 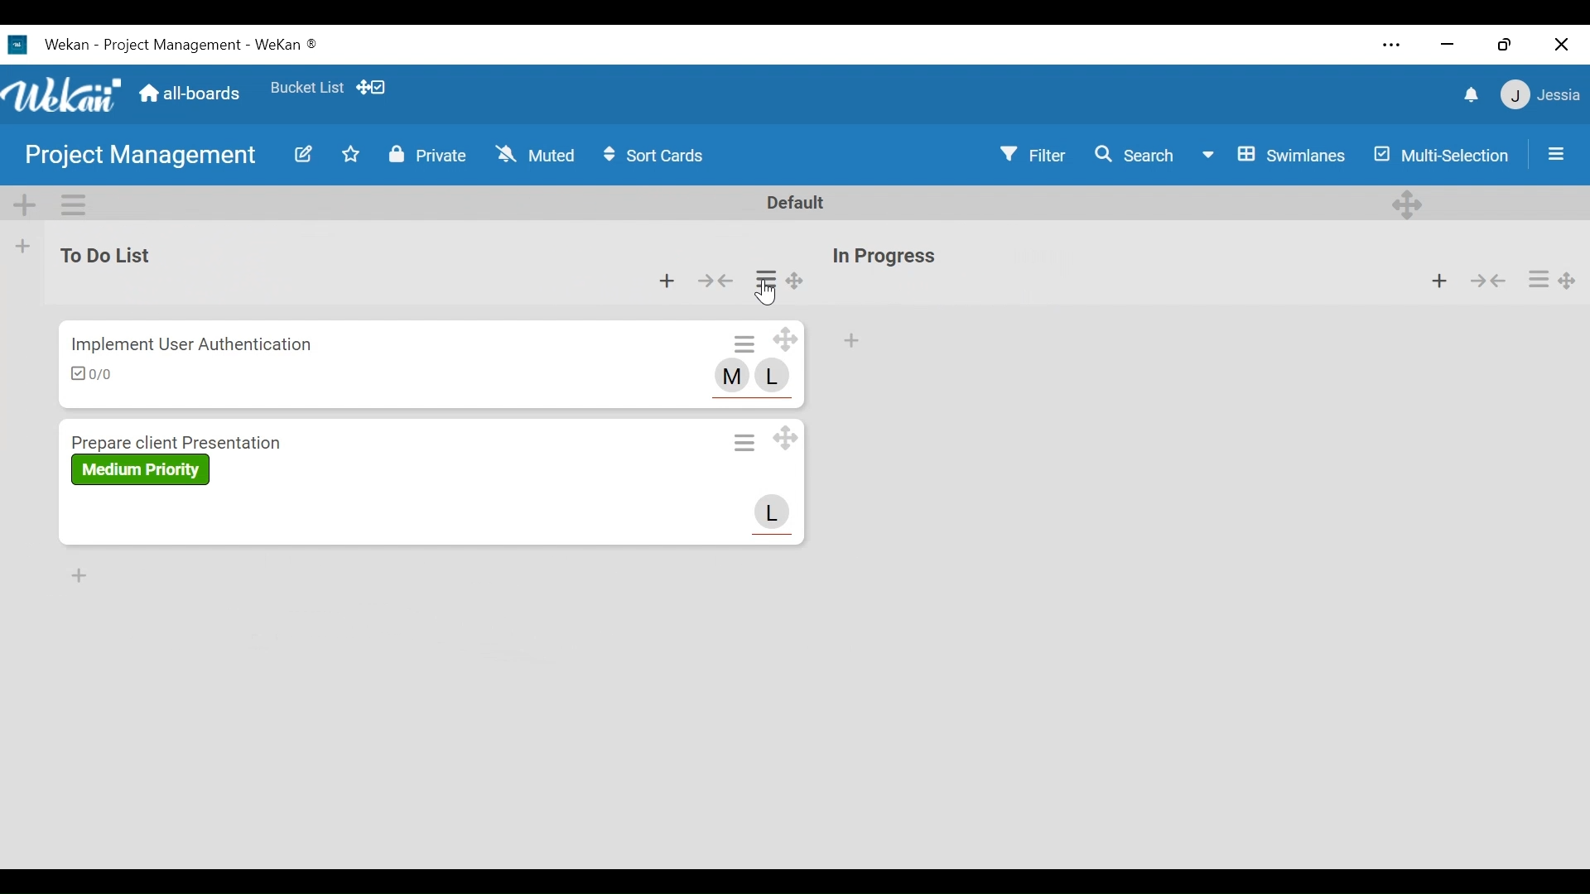 I want to click on Filter, so click(x=1032, y=154).